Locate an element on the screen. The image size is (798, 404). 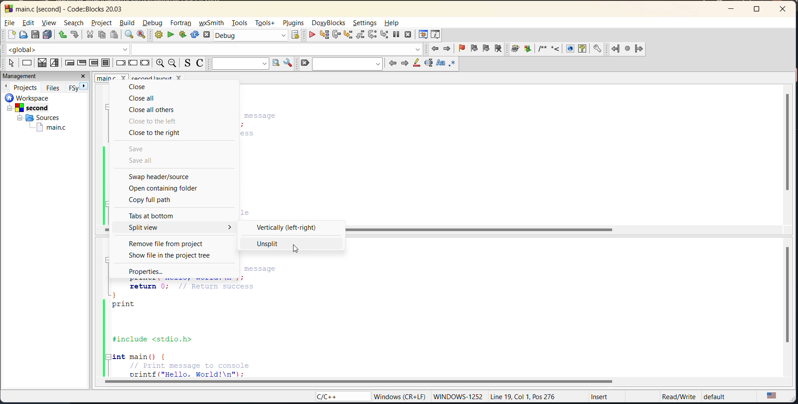
close to the left is located at coordinates (154, 121).